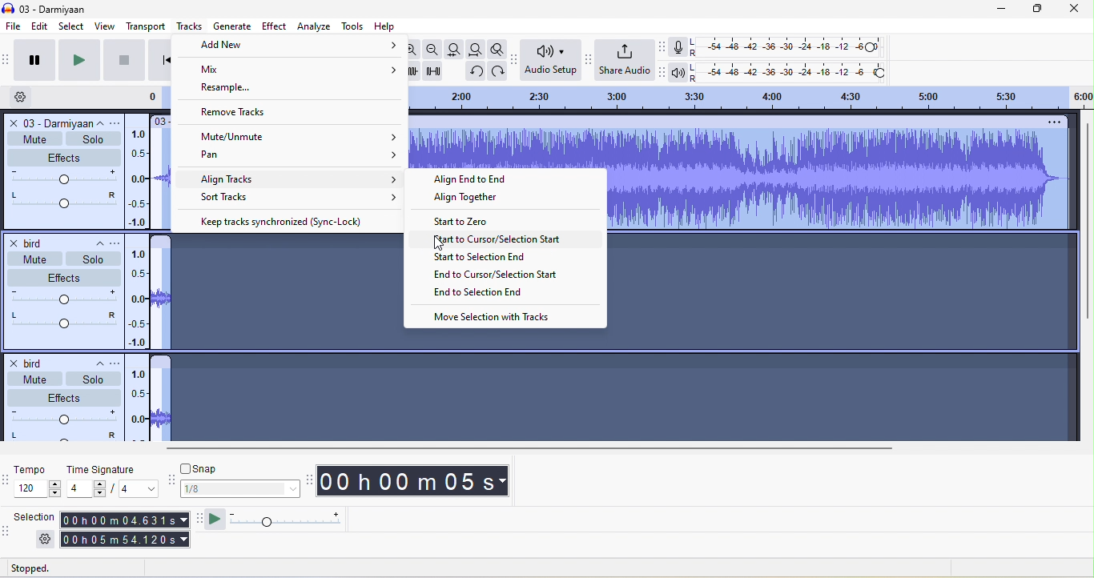 The image size is (1094, 578). I want to click on pan, so click(295, 159).